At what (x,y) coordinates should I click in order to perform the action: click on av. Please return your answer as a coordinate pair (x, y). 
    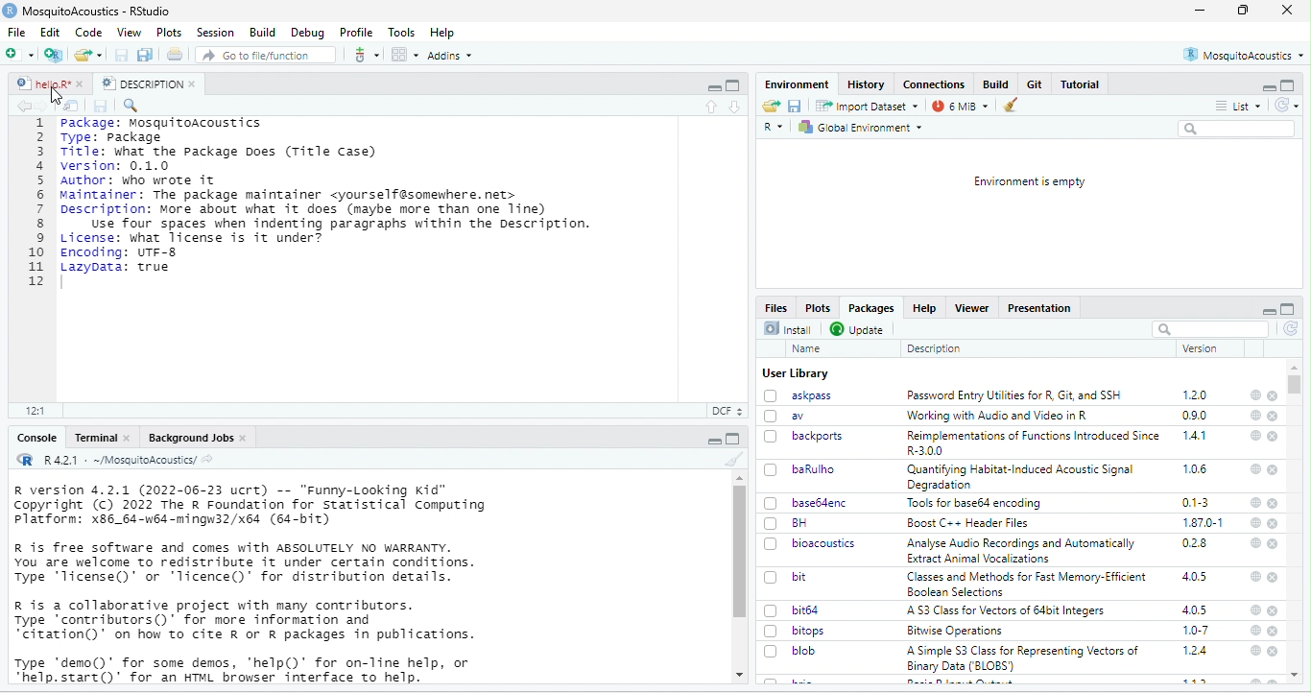
    Looking at the image, I should click on (791, 416).